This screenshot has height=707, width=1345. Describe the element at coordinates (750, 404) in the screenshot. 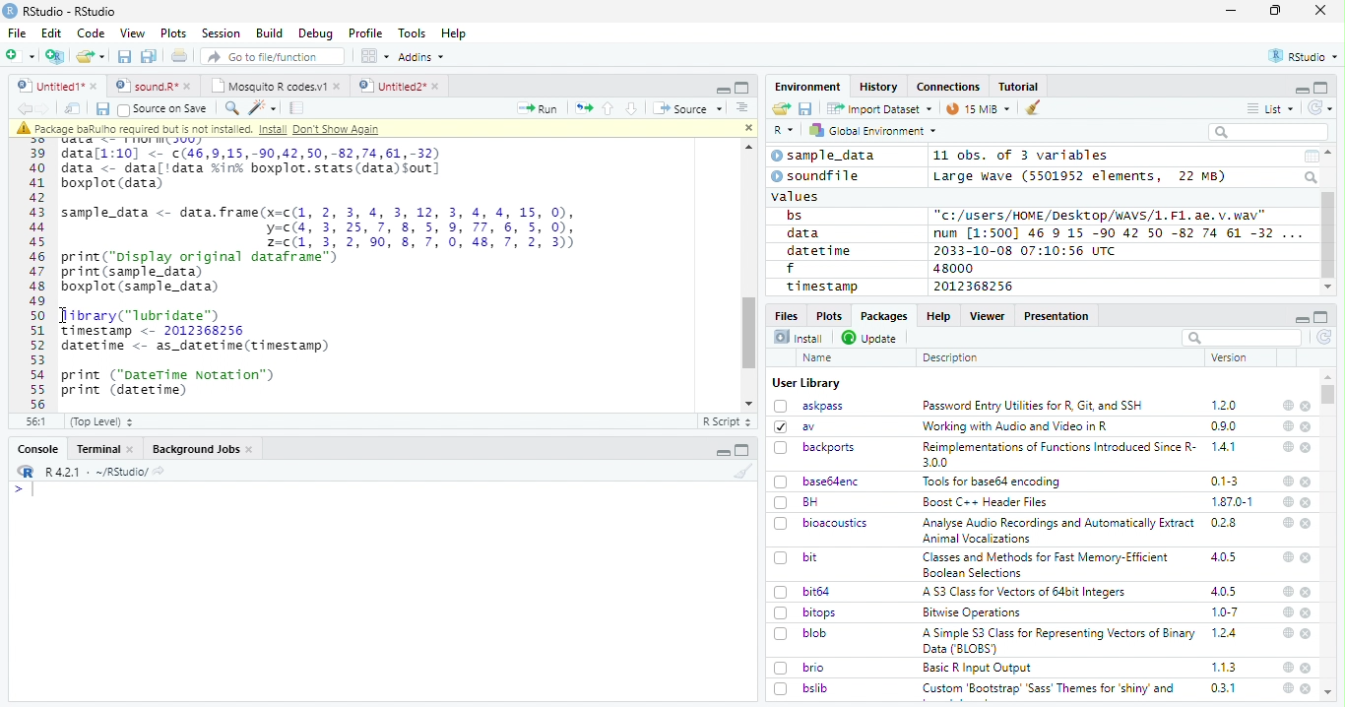

I see `scroll down` at that location.